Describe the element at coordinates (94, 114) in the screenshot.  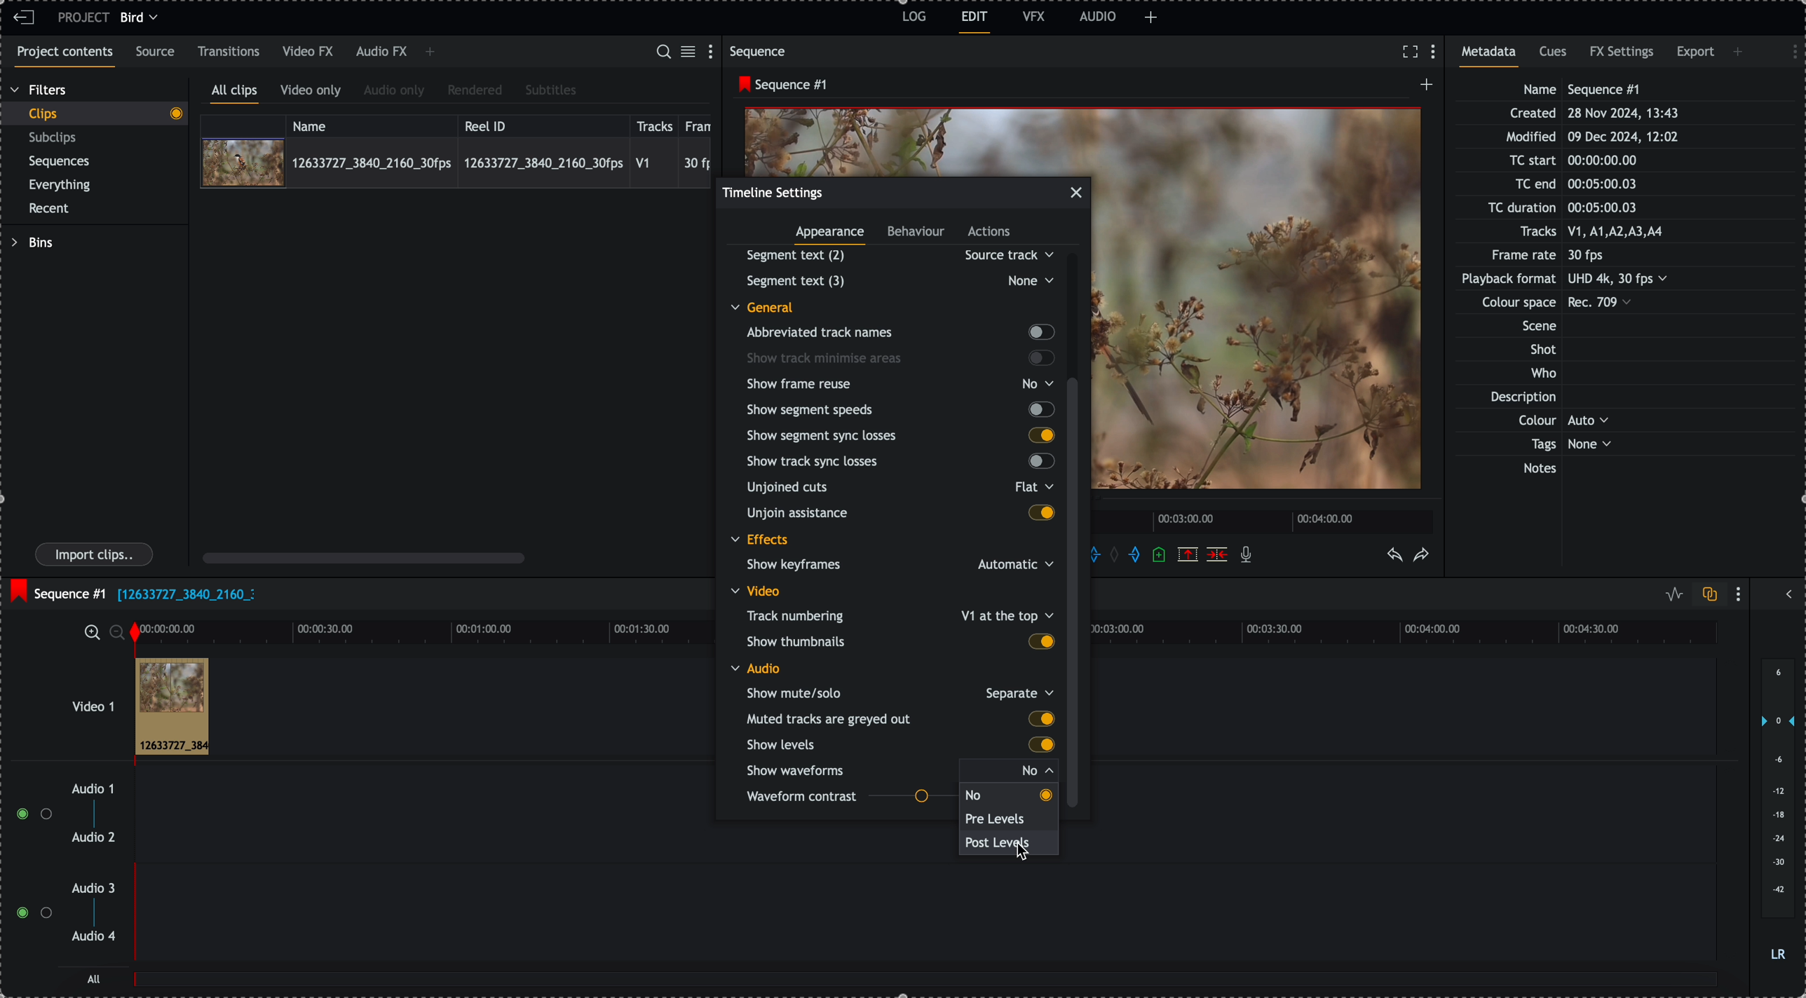
I see `clips` at that location.